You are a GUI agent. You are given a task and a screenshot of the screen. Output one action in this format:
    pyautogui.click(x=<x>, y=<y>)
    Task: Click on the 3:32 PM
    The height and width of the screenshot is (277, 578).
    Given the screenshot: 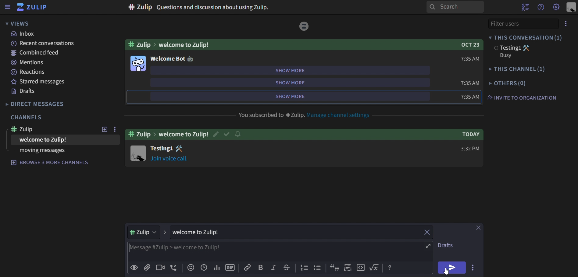 What is the action you would take?
    pyautogui.click(x=467, y=148)
    